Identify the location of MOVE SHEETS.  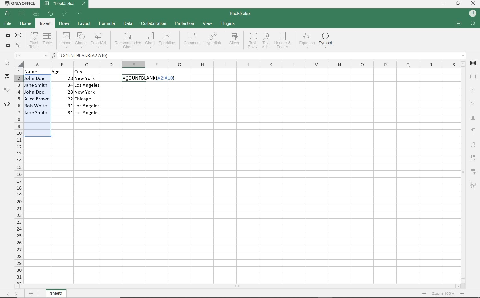
(13, 293).